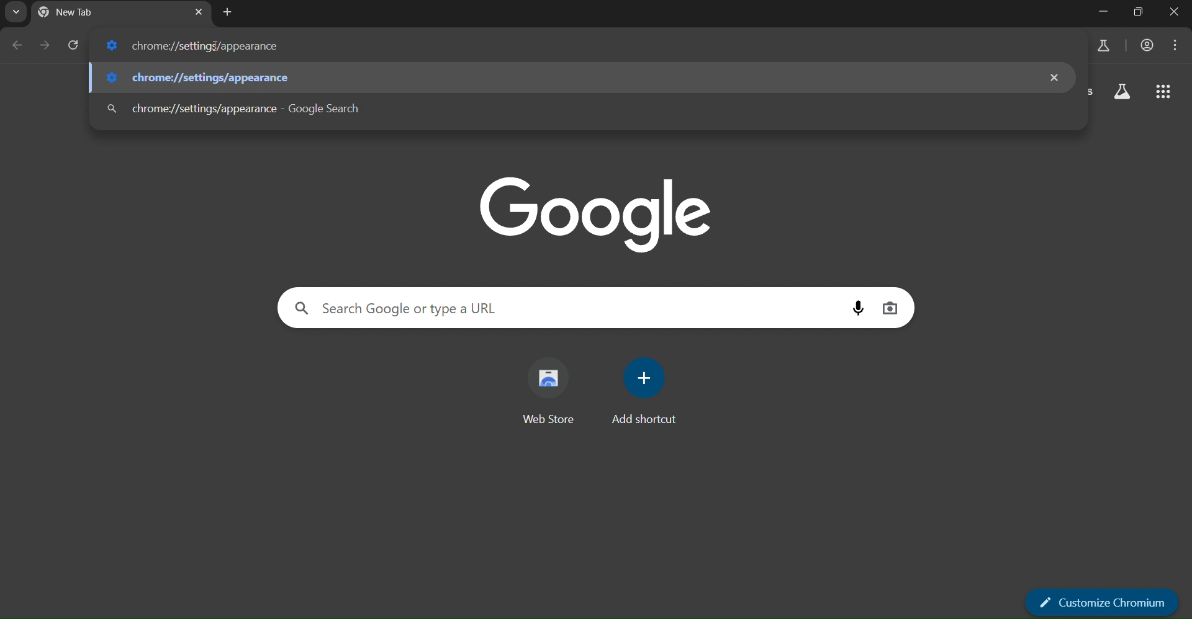 The height and width of the screenshot is (619, 1192). I want to click on image search, so click(890, 308).